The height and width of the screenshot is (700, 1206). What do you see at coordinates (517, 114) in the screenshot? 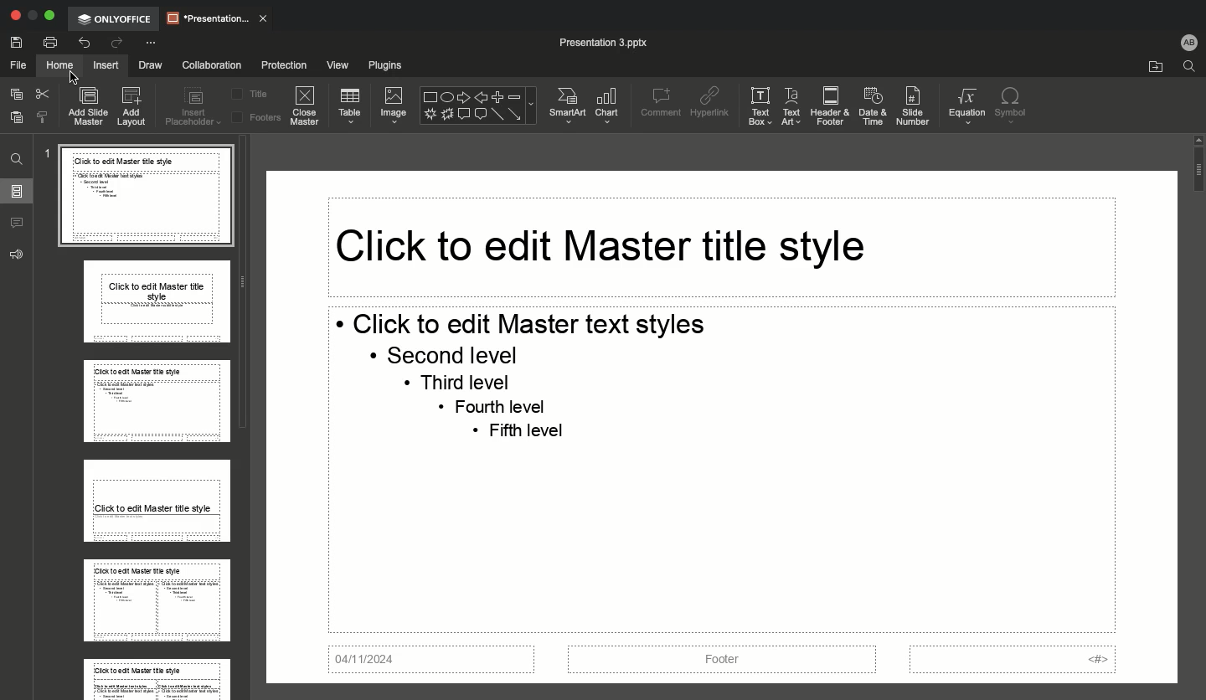
I see `Arrow` at bounding box center [517, 114].